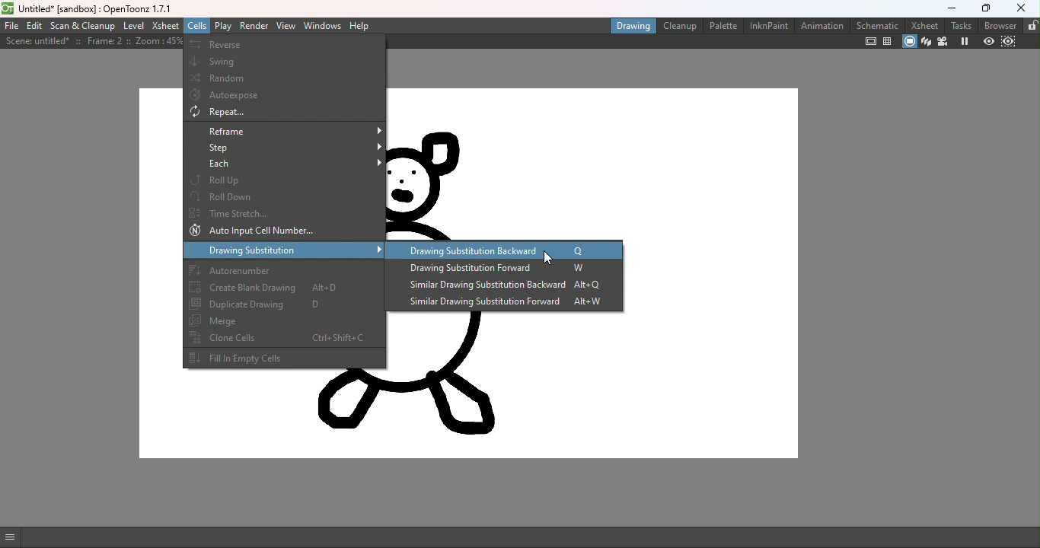 The width and height of the screenshot is (1040, 548). Describe the element at coordinates (286, 148) in the screenshot. I see `Step` at that location.